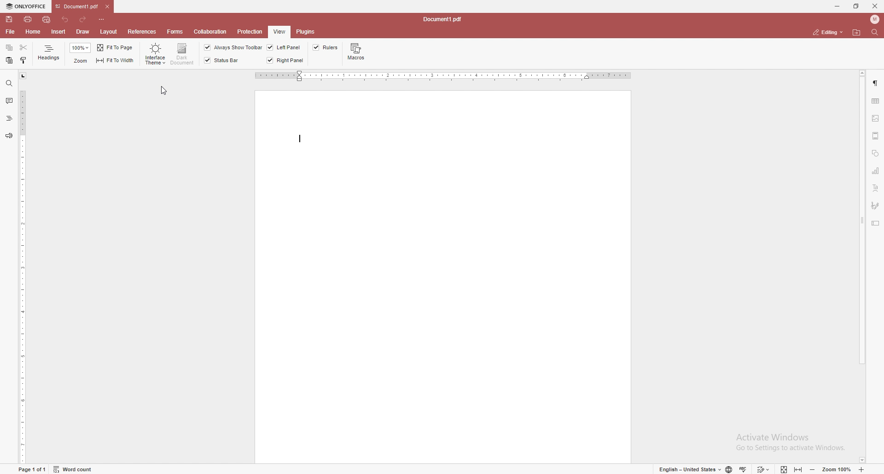 The width and height of the screenshot is (884, 474). Describe the element at coordinates (9, 19) in the screenshot. I see `save` at that location.